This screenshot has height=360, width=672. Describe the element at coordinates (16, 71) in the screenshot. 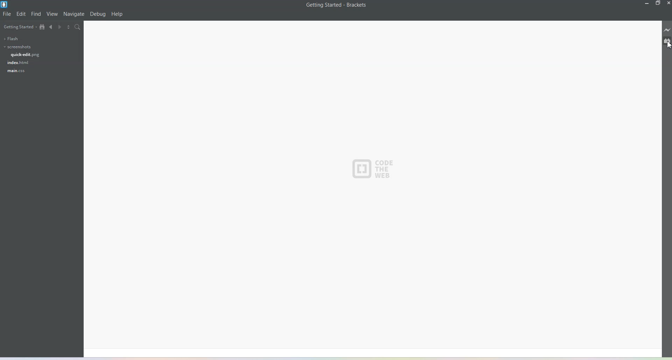

I see `main.css` at that location.